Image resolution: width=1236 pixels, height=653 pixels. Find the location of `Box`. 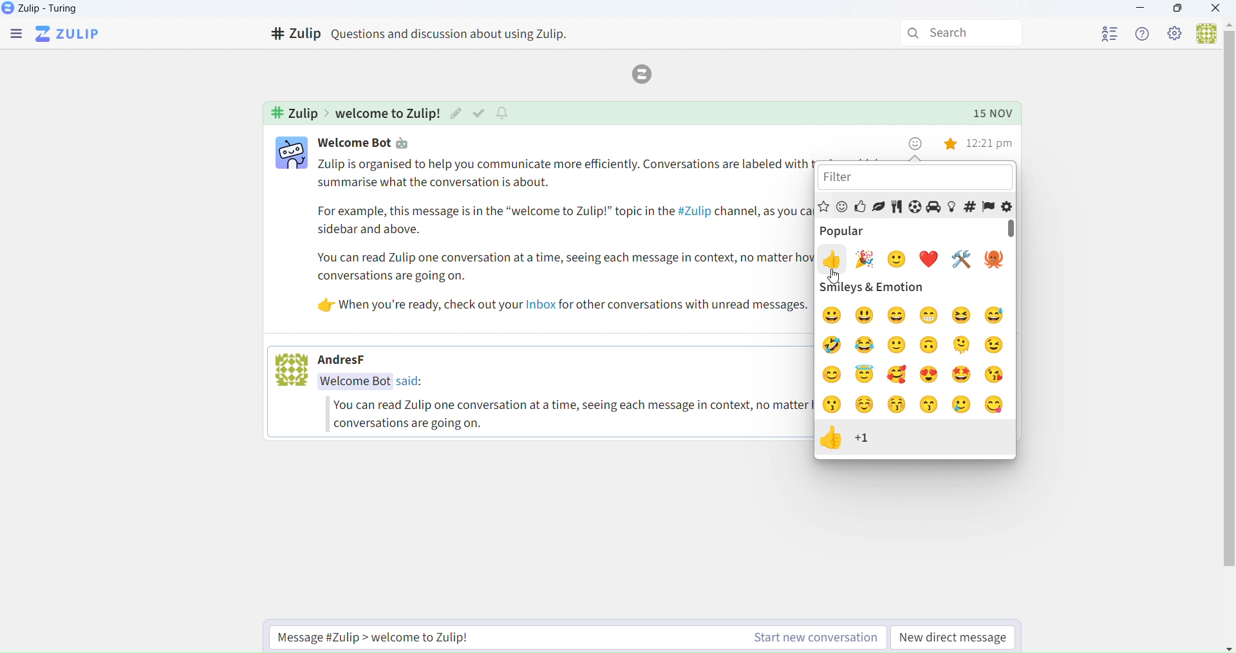

Box is located at coordinates (1179, 10).